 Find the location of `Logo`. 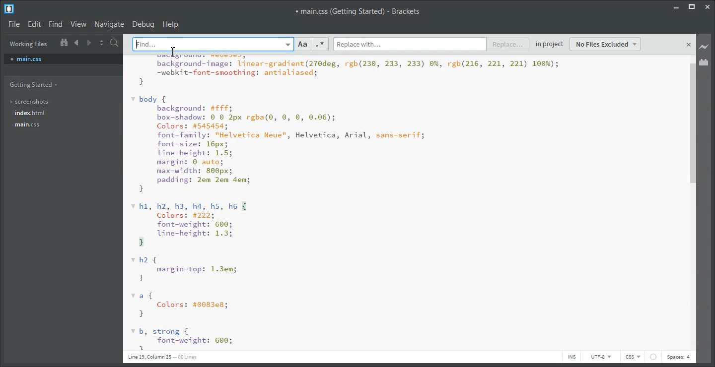

Logo is located at coordinates (10, 8).